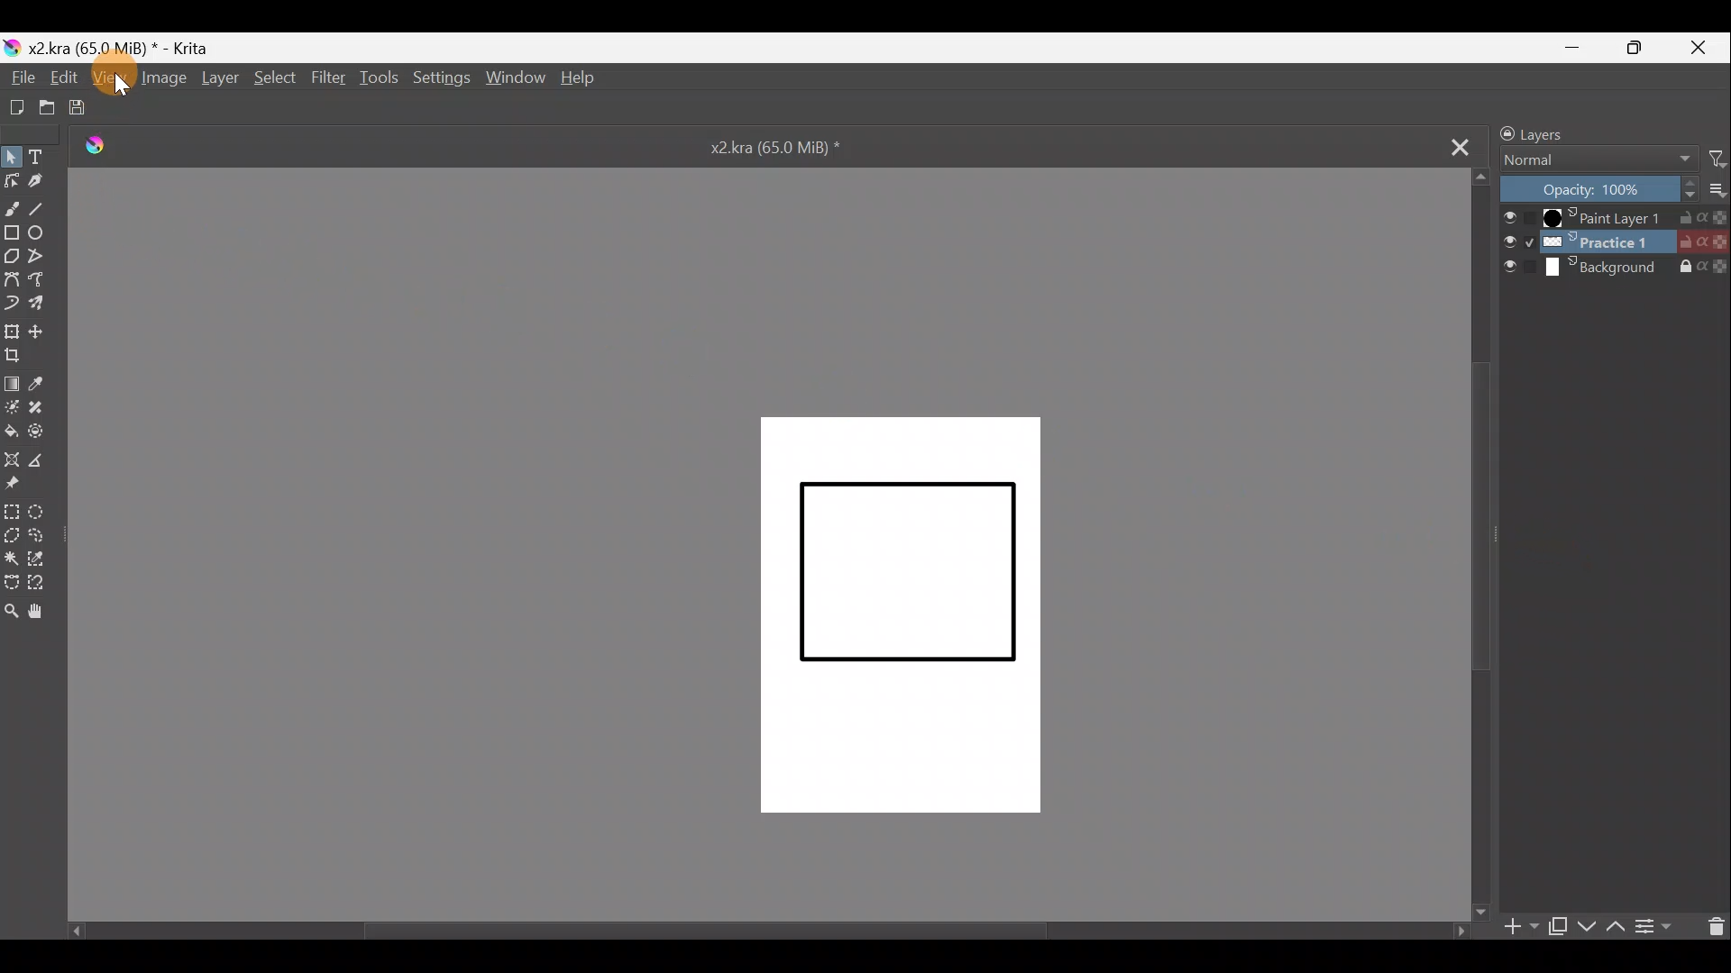 The height and width of the screenshot is (973, 1731). Describe the element at coordinates (15, 535) in the screenshot. I see `Polygonal selection tool` at that location.